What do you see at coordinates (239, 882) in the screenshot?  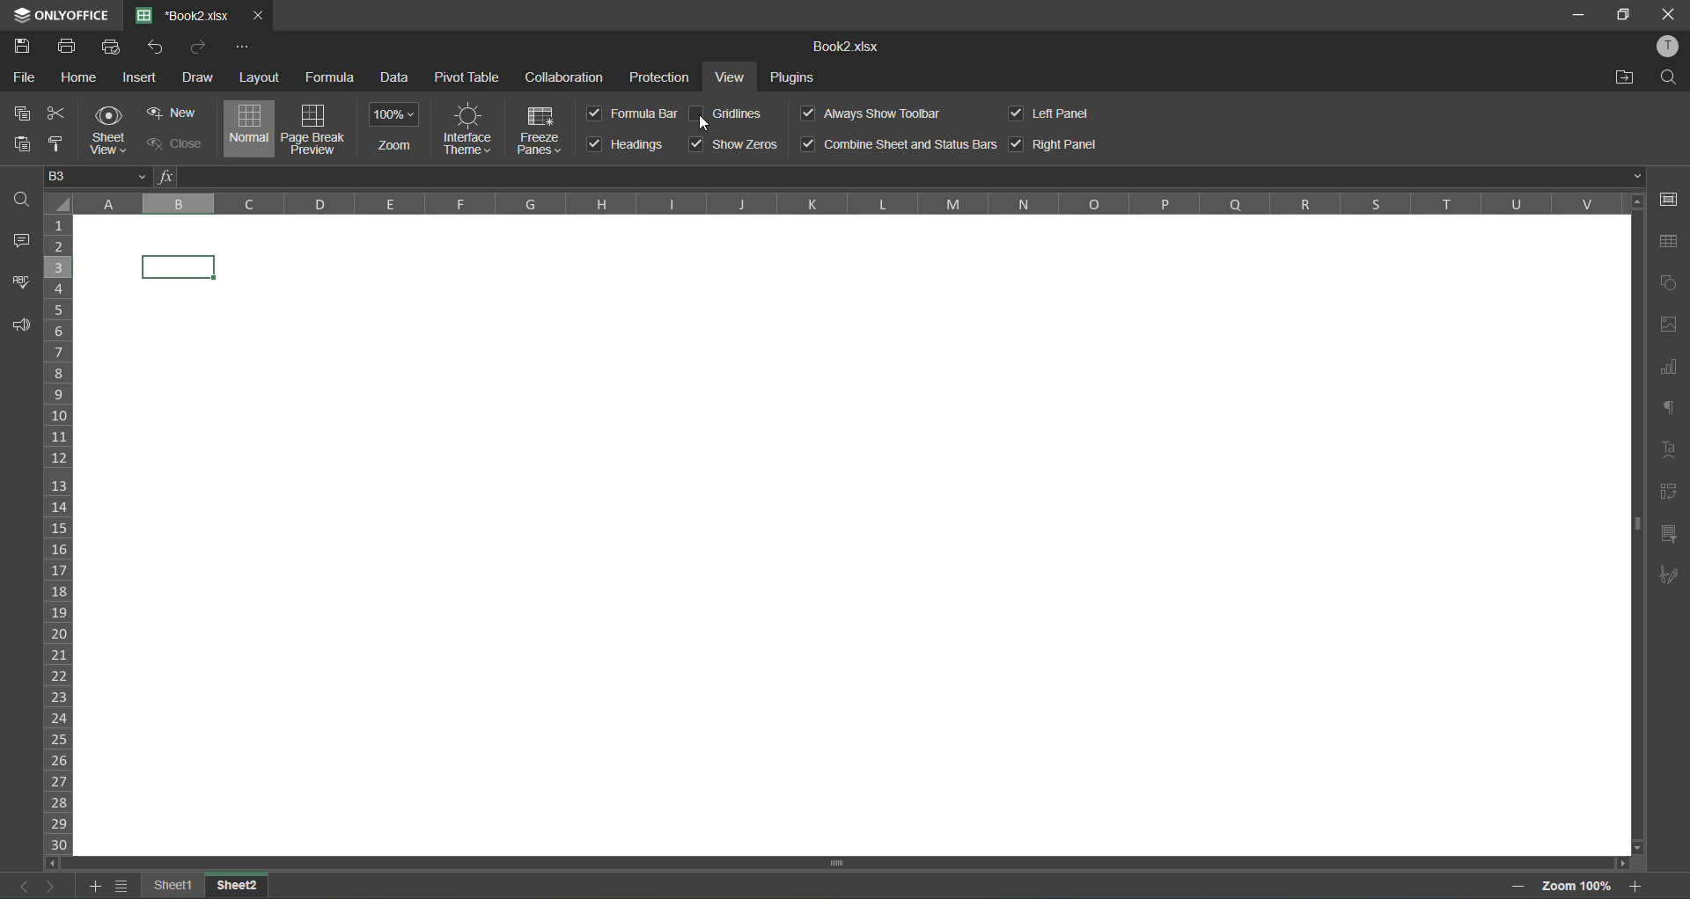 I see `sheet 2 ` at bounding box center [239, 882].